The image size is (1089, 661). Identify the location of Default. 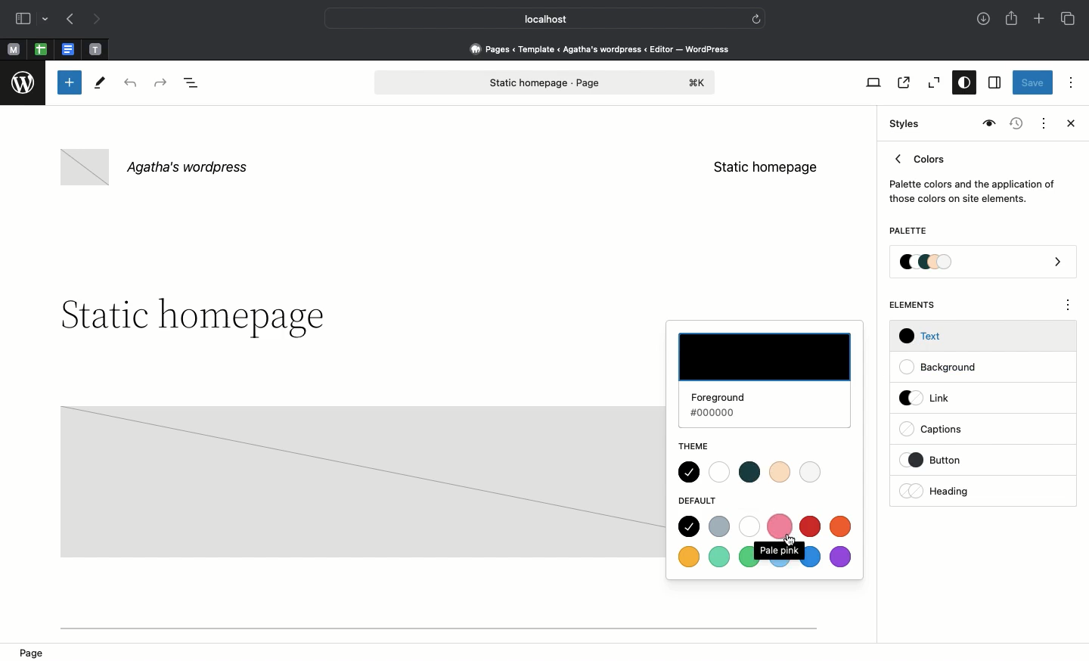
(700, 501).